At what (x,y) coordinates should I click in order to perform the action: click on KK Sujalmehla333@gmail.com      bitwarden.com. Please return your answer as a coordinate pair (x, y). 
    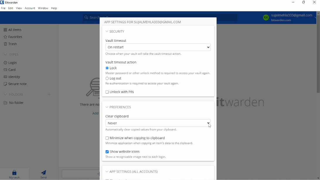
    Looking at the image, I should click on (288, 18).